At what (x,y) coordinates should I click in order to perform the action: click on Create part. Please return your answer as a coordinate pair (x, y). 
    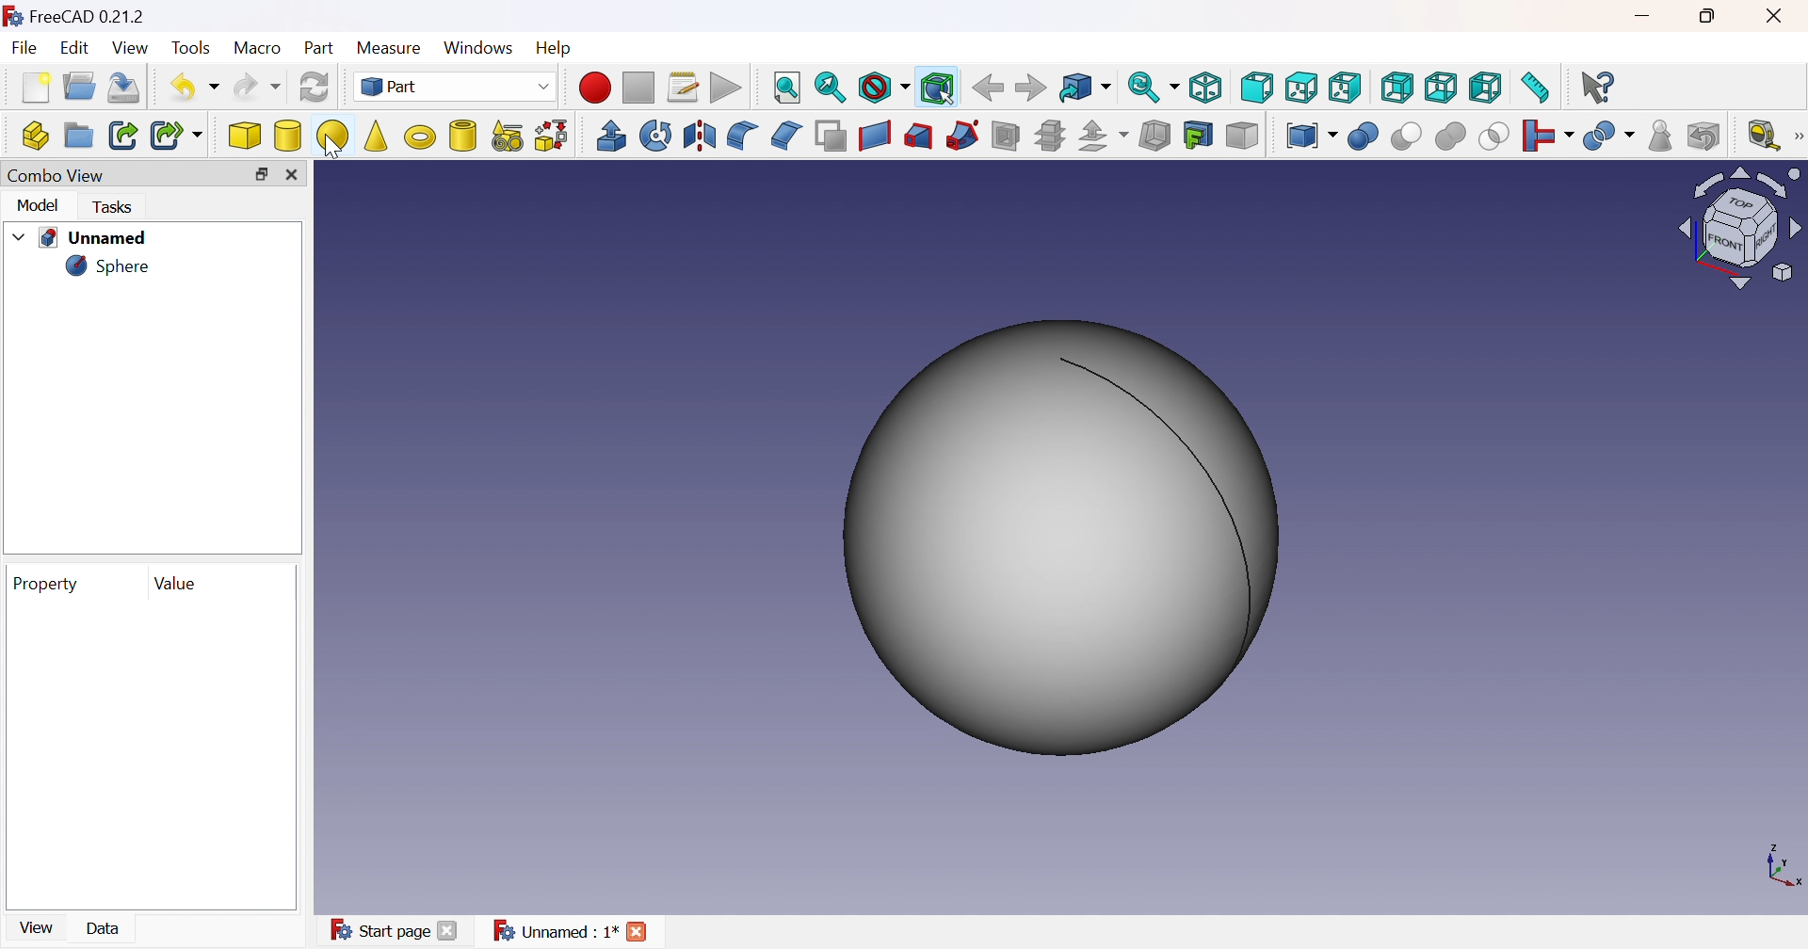
    Looking at the image, I should click on (35, 135).